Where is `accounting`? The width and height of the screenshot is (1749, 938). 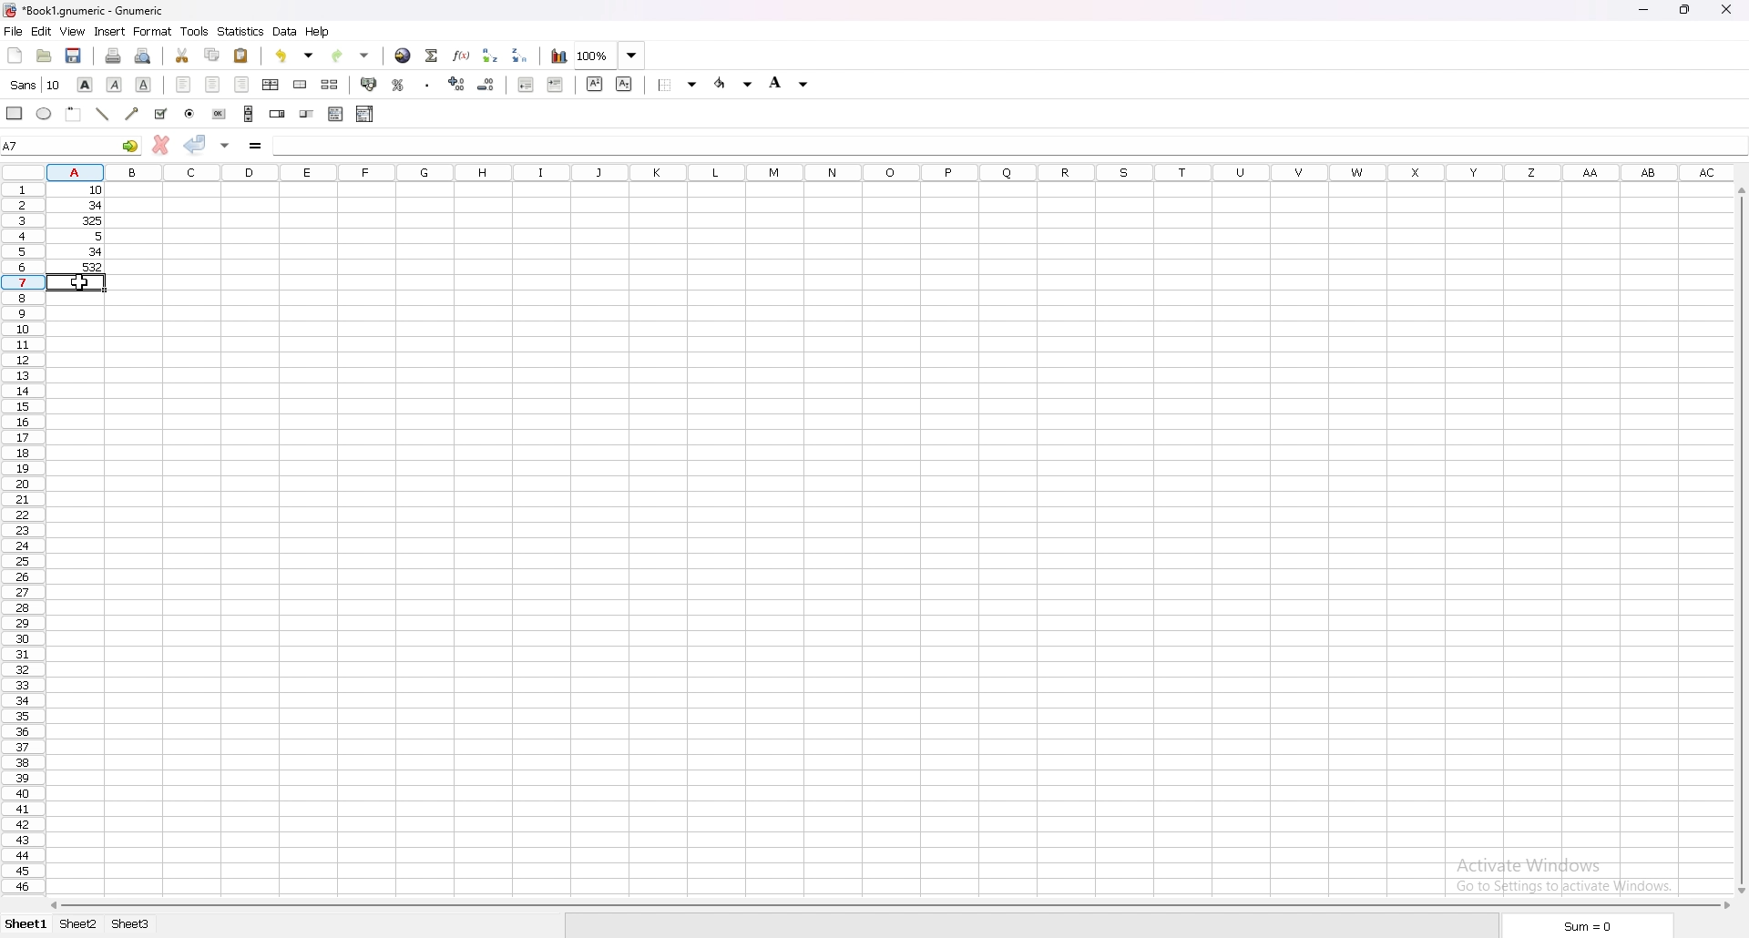
accounting is located at coordinates (370, 86).